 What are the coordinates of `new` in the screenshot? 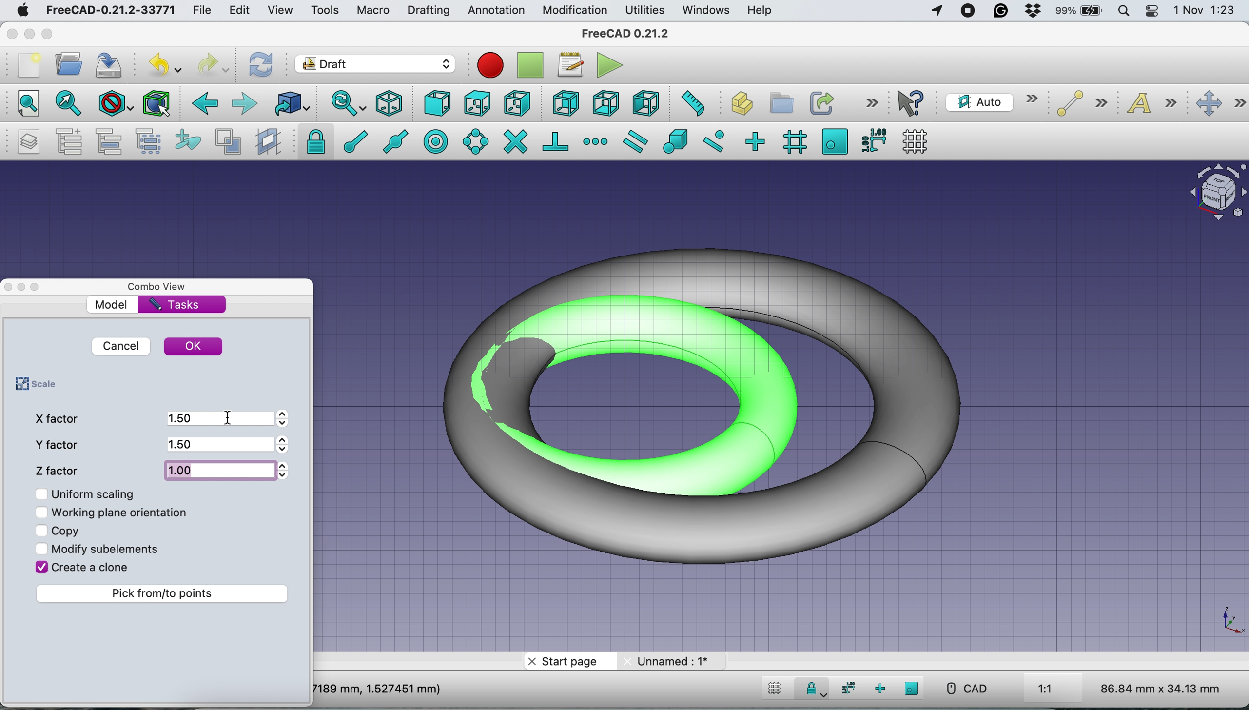 It's located at (28, 65).